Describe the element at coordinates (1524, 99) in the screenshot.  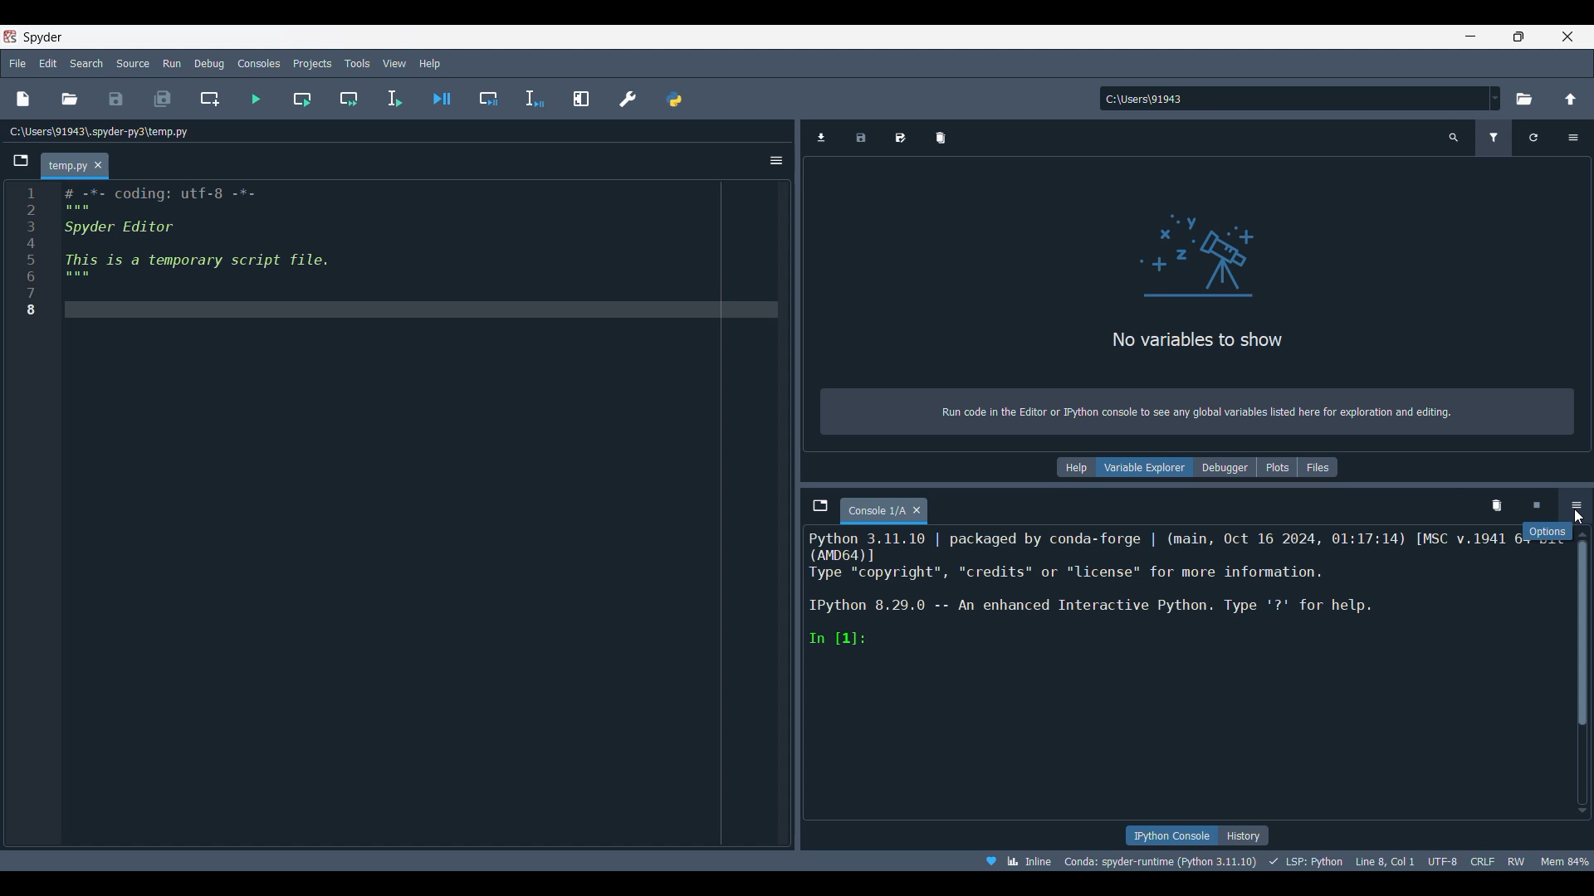
I see `Browse working directory` at that location.